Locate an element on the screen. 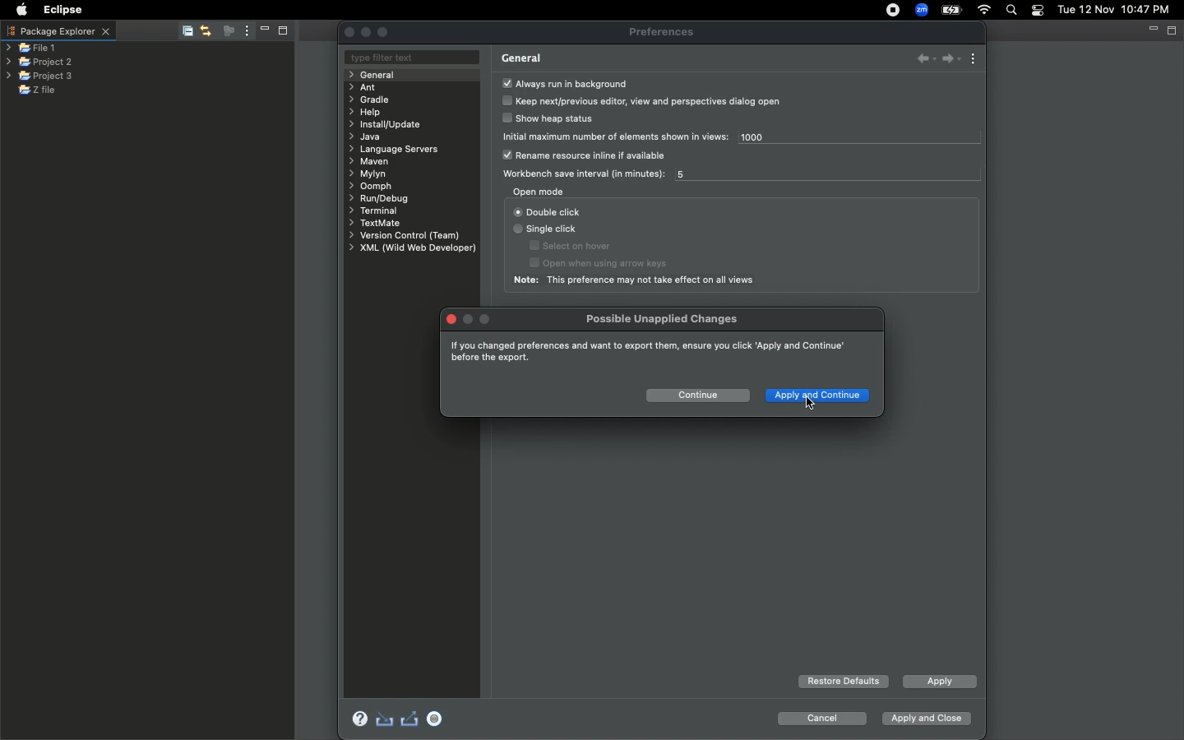  Open when using arrow keys is located at coordinates (613, 264).